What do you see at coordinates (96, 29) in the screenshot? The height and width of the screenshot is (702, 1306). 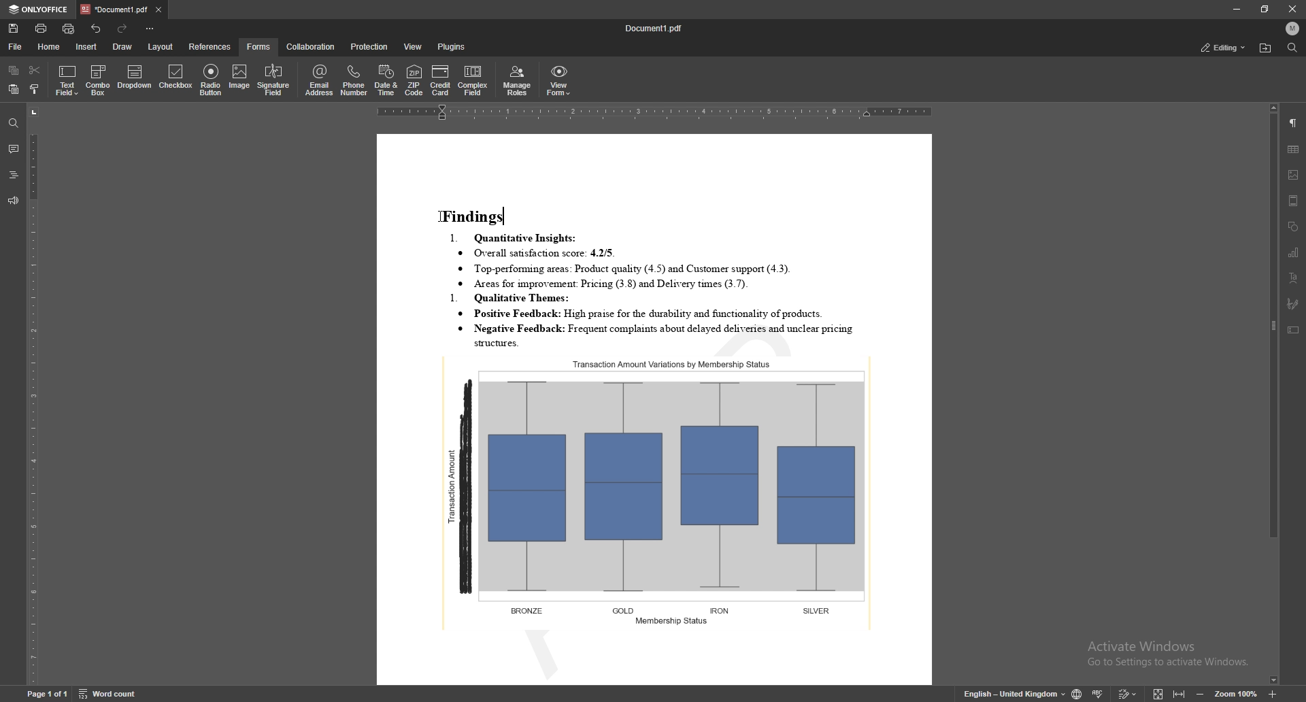 I see `undo` at bounding box center [96, 29].